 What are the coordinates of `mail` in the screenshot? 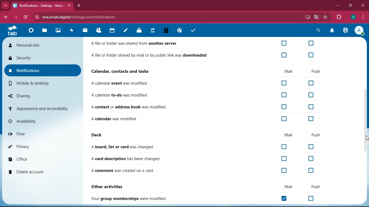 It's located at (285, 187).